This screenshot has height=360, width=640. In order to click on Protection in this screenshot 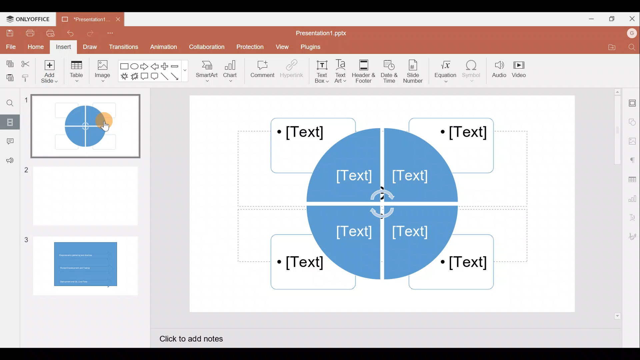, I will do `click(249, 45)`.